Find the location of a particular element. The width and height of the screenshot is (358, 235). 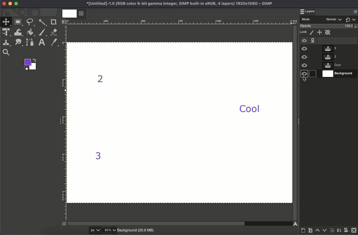

Menu is located at coordinates (356, 11).